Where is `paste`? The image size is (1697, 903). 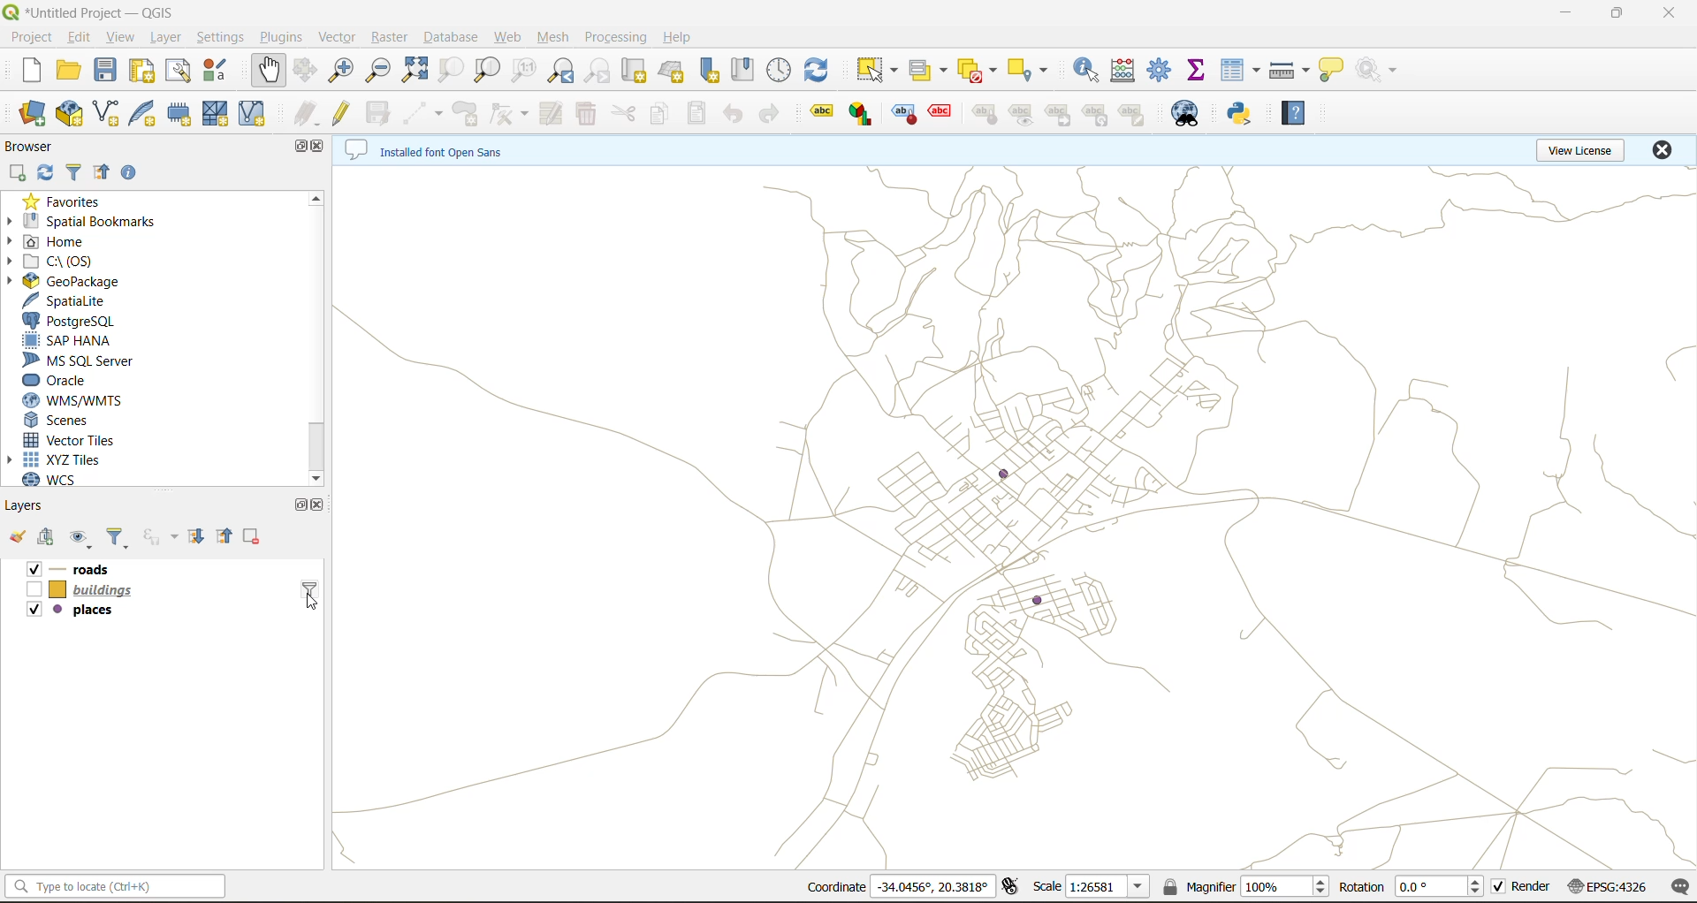
paste is located at coordinates (695, 116).